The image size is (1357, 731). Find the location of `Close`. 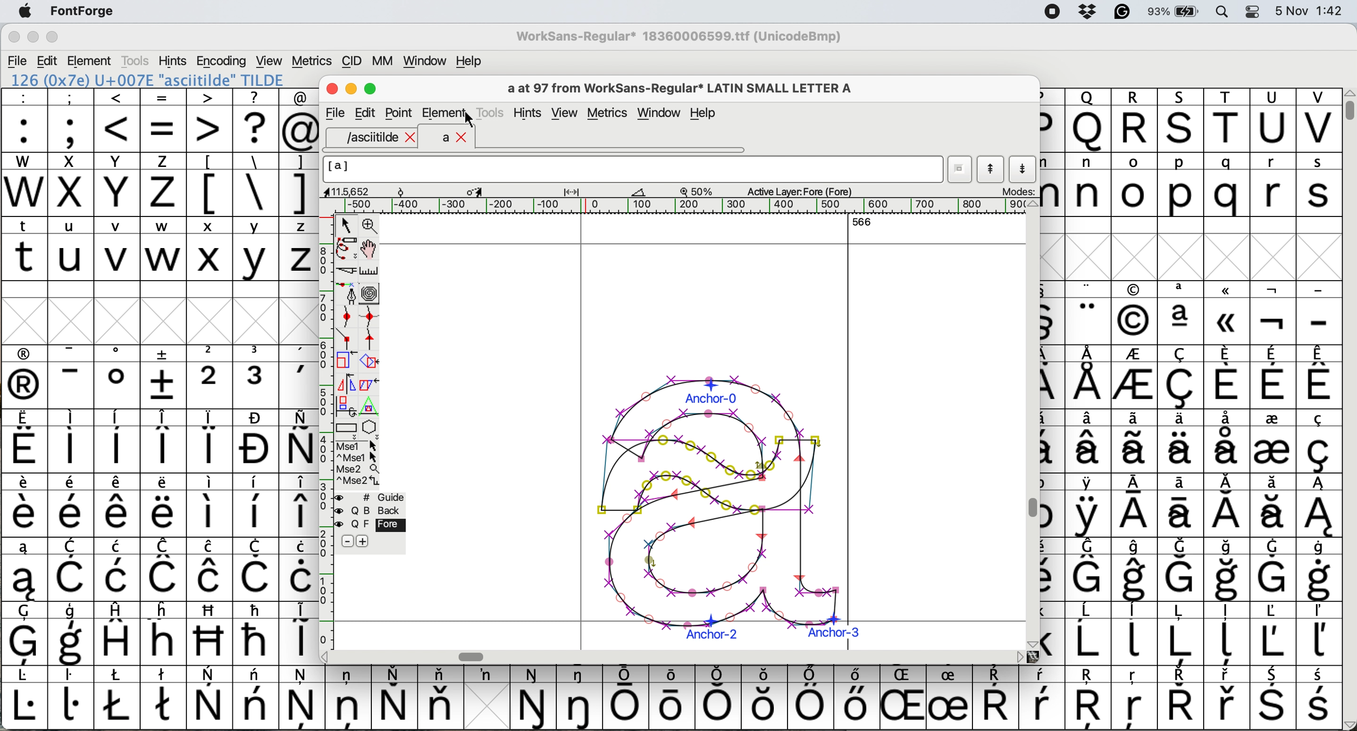

Close is located at coordinates (333, 90).